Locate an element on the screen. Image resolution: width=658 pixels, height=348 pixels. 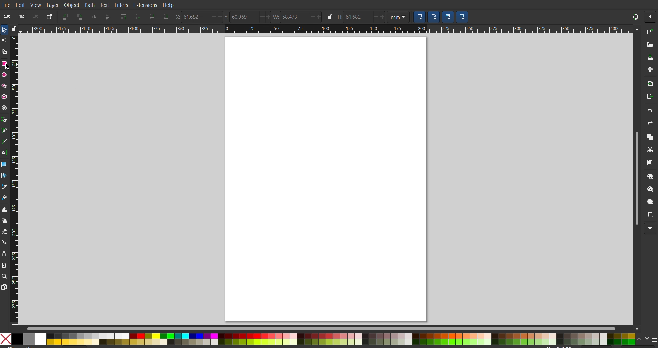
Y-Coords is located at coordinates (228, 17).